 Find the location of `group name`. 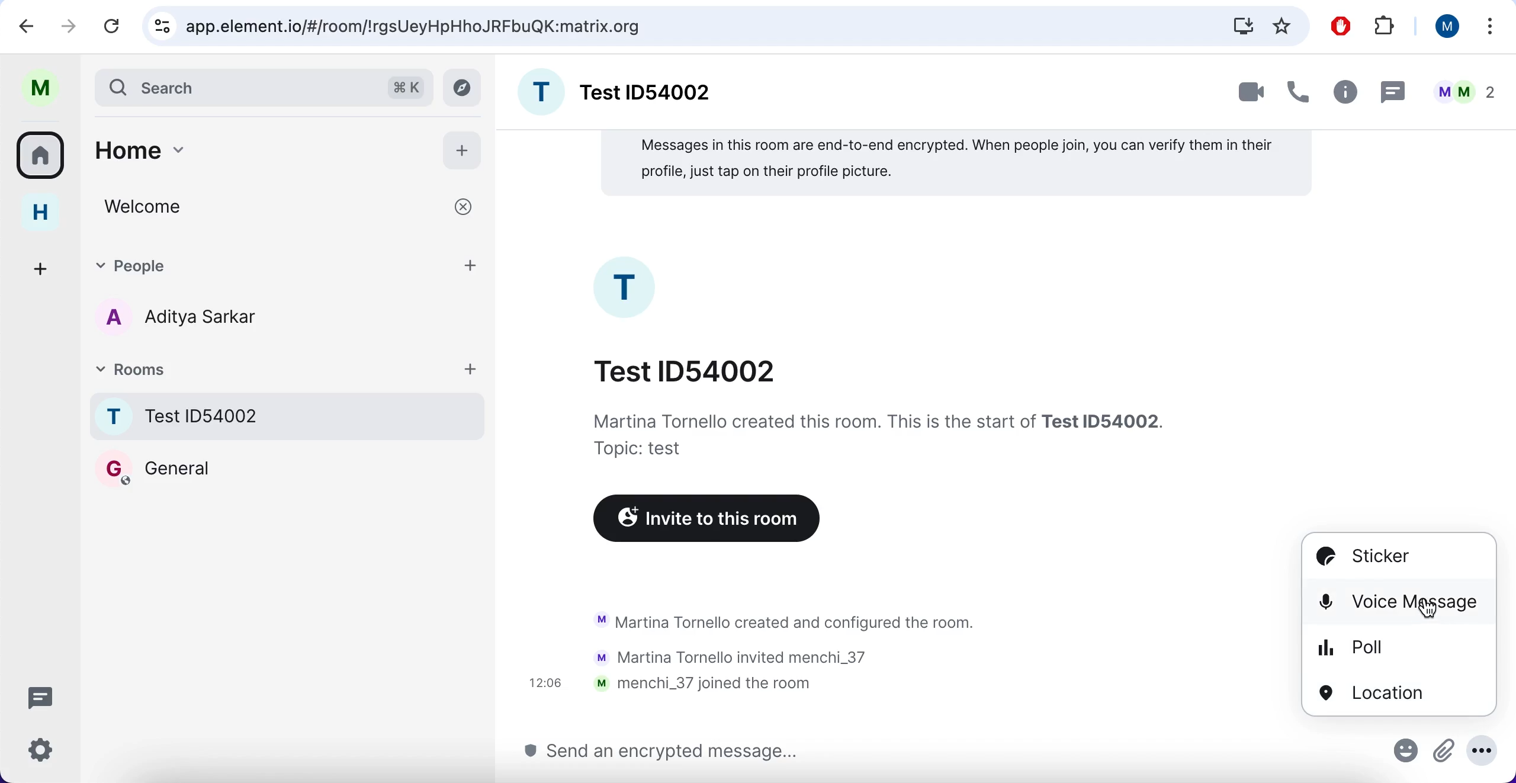

group name is located at coordinates (619, 89).